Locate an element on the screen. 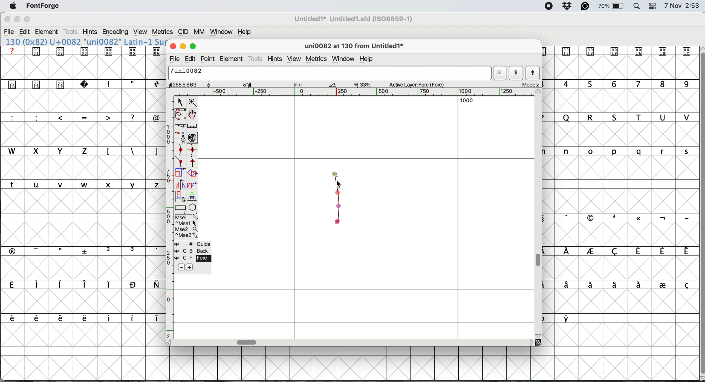  back is located at coordinates (192, 251).